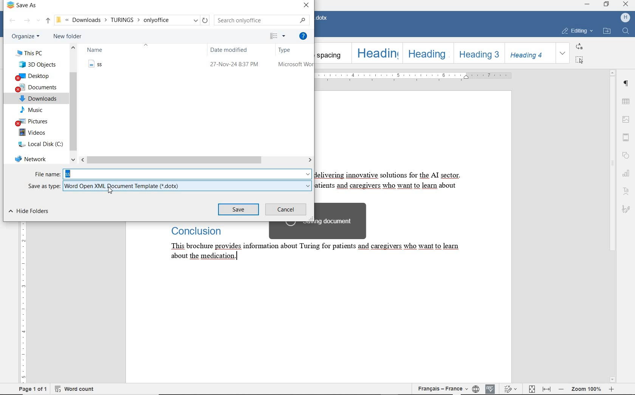  I want to click on Recent location, so click(38, 22).